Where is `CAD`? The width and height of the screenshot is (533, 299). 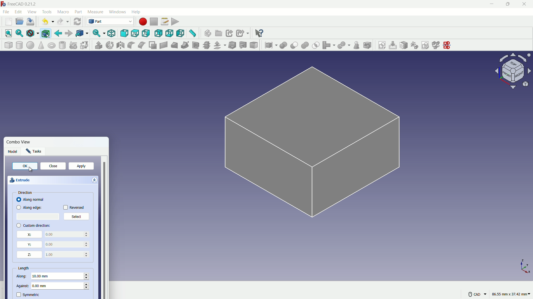 CAD is located at coordinates (477, 294).